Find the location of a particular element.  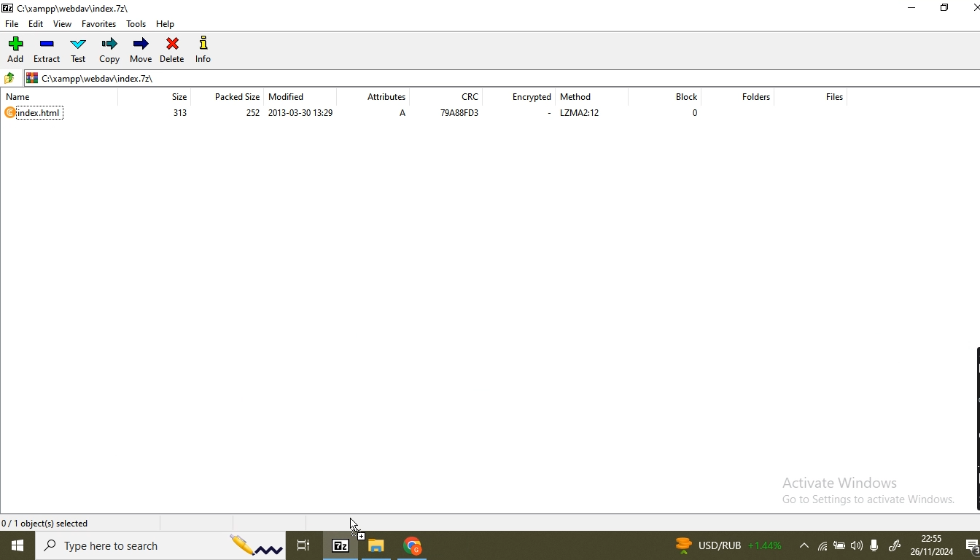

2013-03-3- 13:29 is located at coordinates (303, 114).